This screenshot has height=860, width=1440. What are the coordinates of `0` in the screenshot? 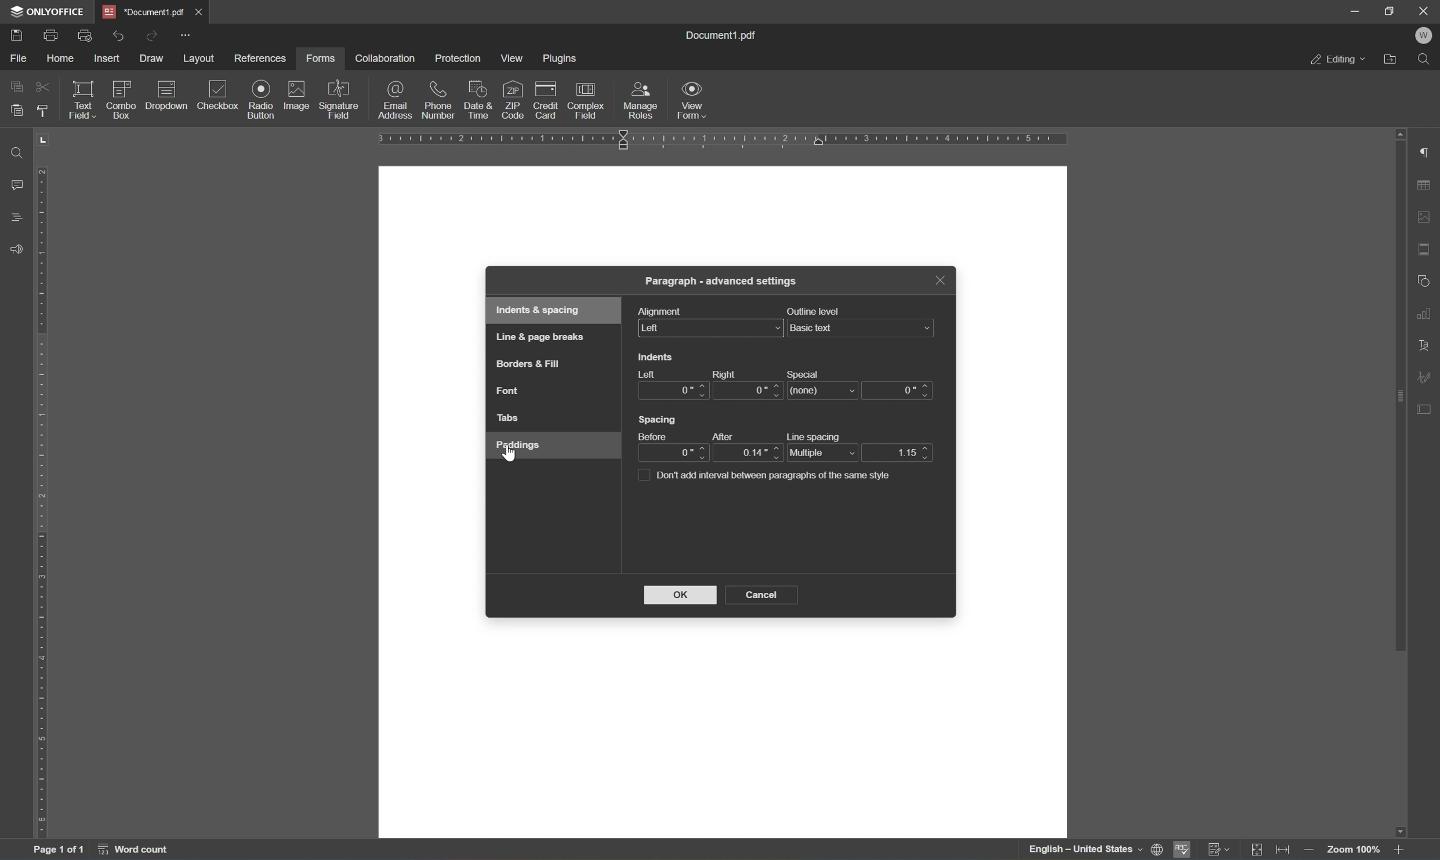 It's located at (749, 392).